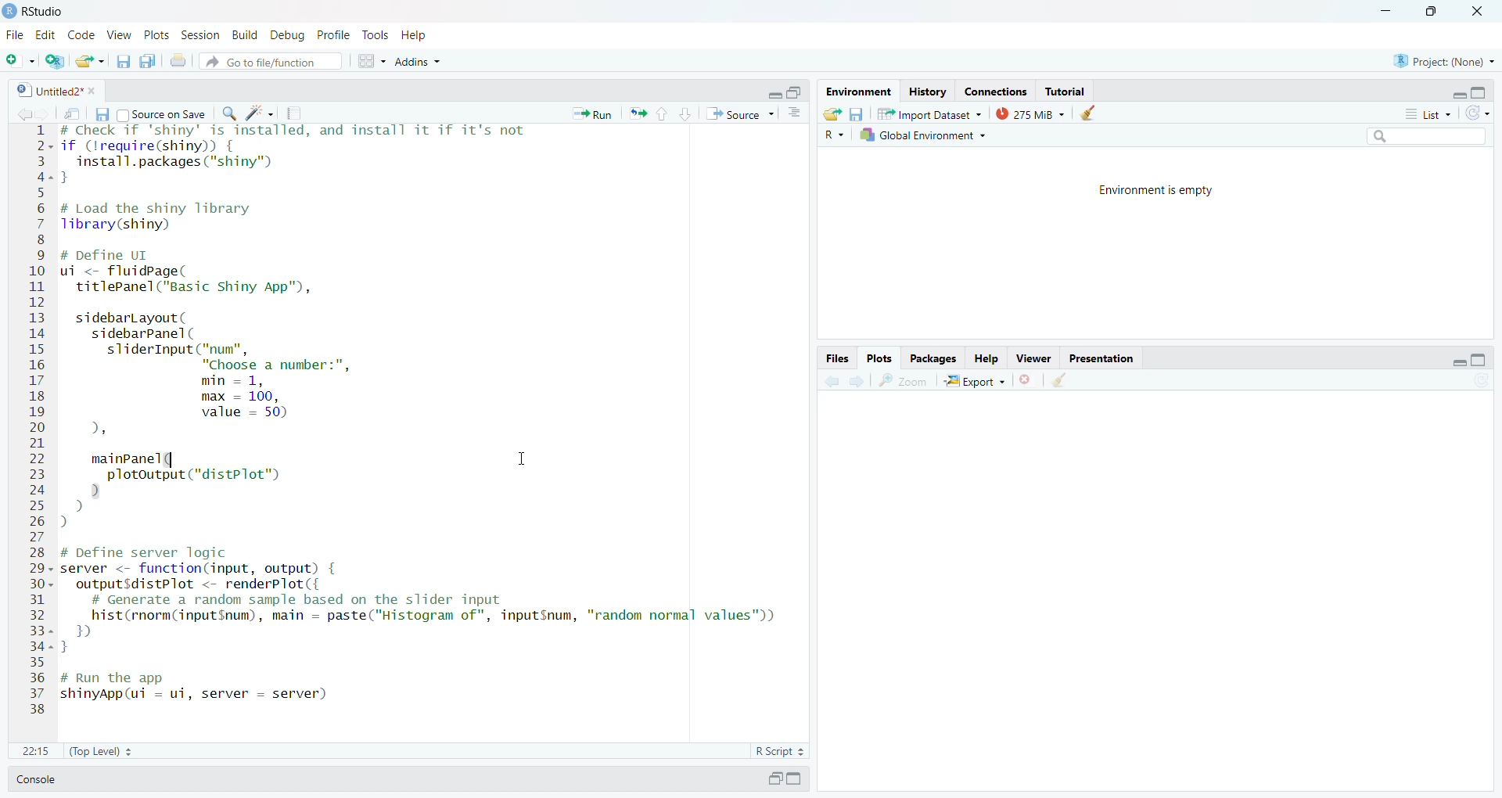 The width and height of the screenshot is (1502, 798). What do you see at coordinates (36, 779) in the screenshot?
I see `Console` at bounding box center [36, 779].